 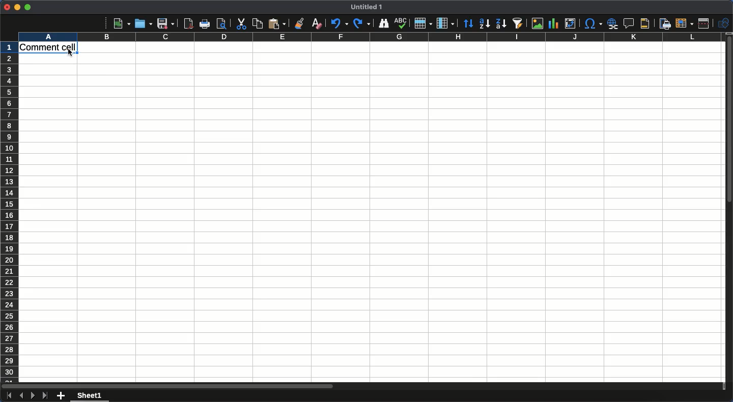 I want to click on Insert comment, so click(x=629, y=22).